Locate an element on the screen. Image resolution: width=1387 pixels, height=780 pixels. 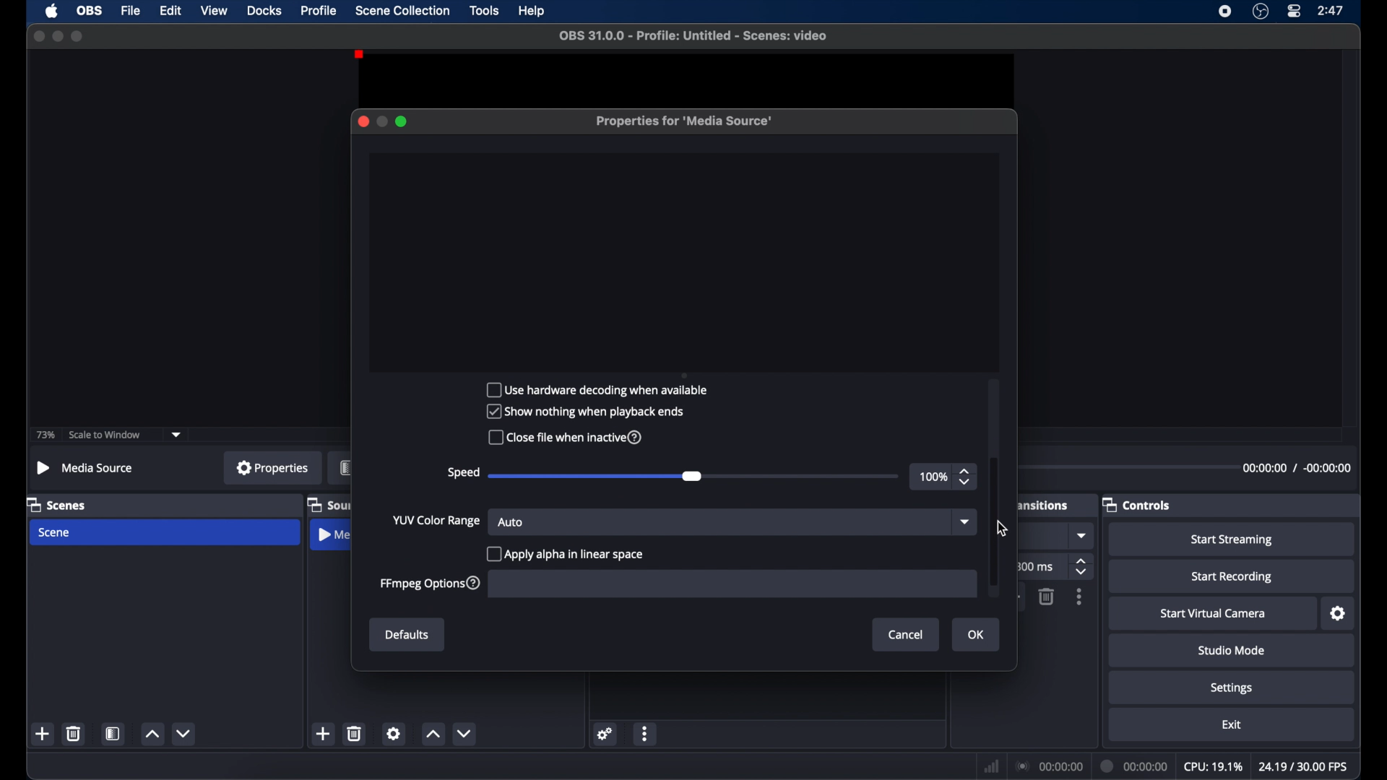
file is located at coordinates (131, 11).